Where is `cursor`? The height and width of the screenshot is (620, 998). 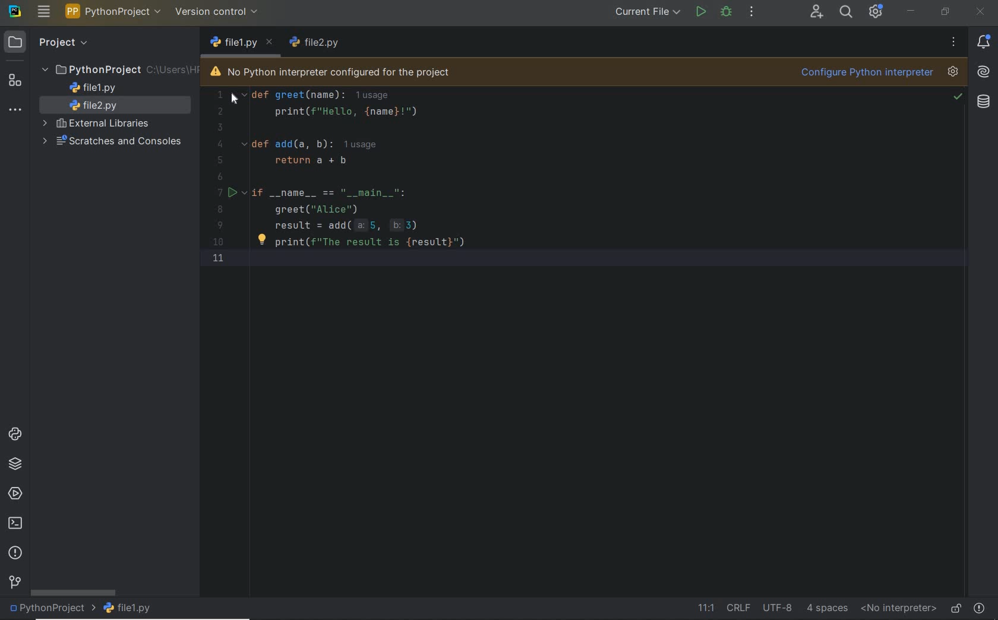 cursor is located at coordinates (229, 99).